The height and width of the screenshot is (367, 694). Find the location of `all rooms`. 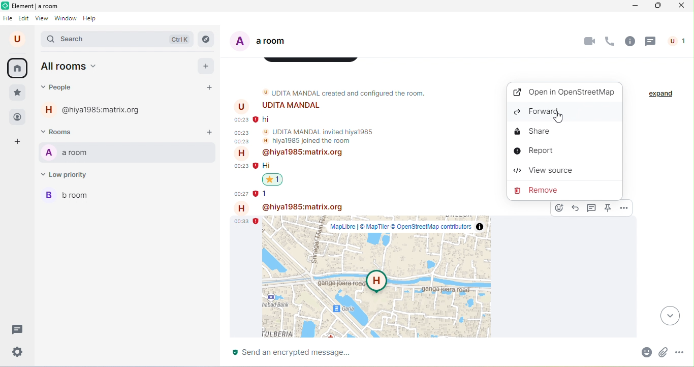

all rooms is located at coordinates (70, 67).